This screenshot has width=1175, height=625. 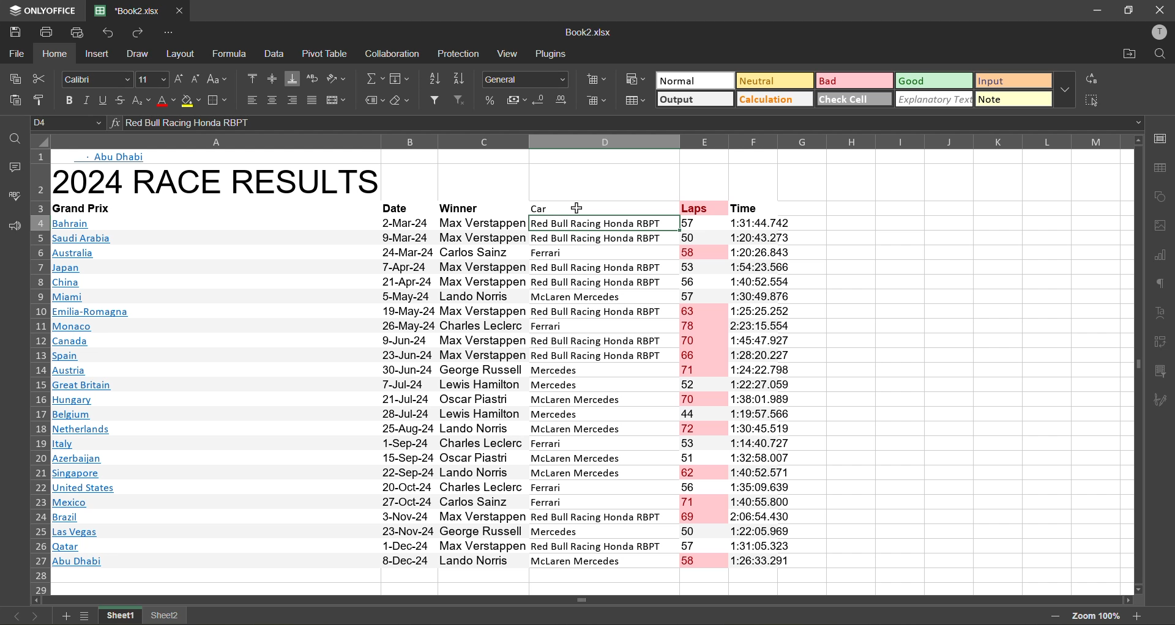 What do you see at coordinates (638, 80) in the screenshot?
I see `conditional formatting` at bounding box center [638, 80].